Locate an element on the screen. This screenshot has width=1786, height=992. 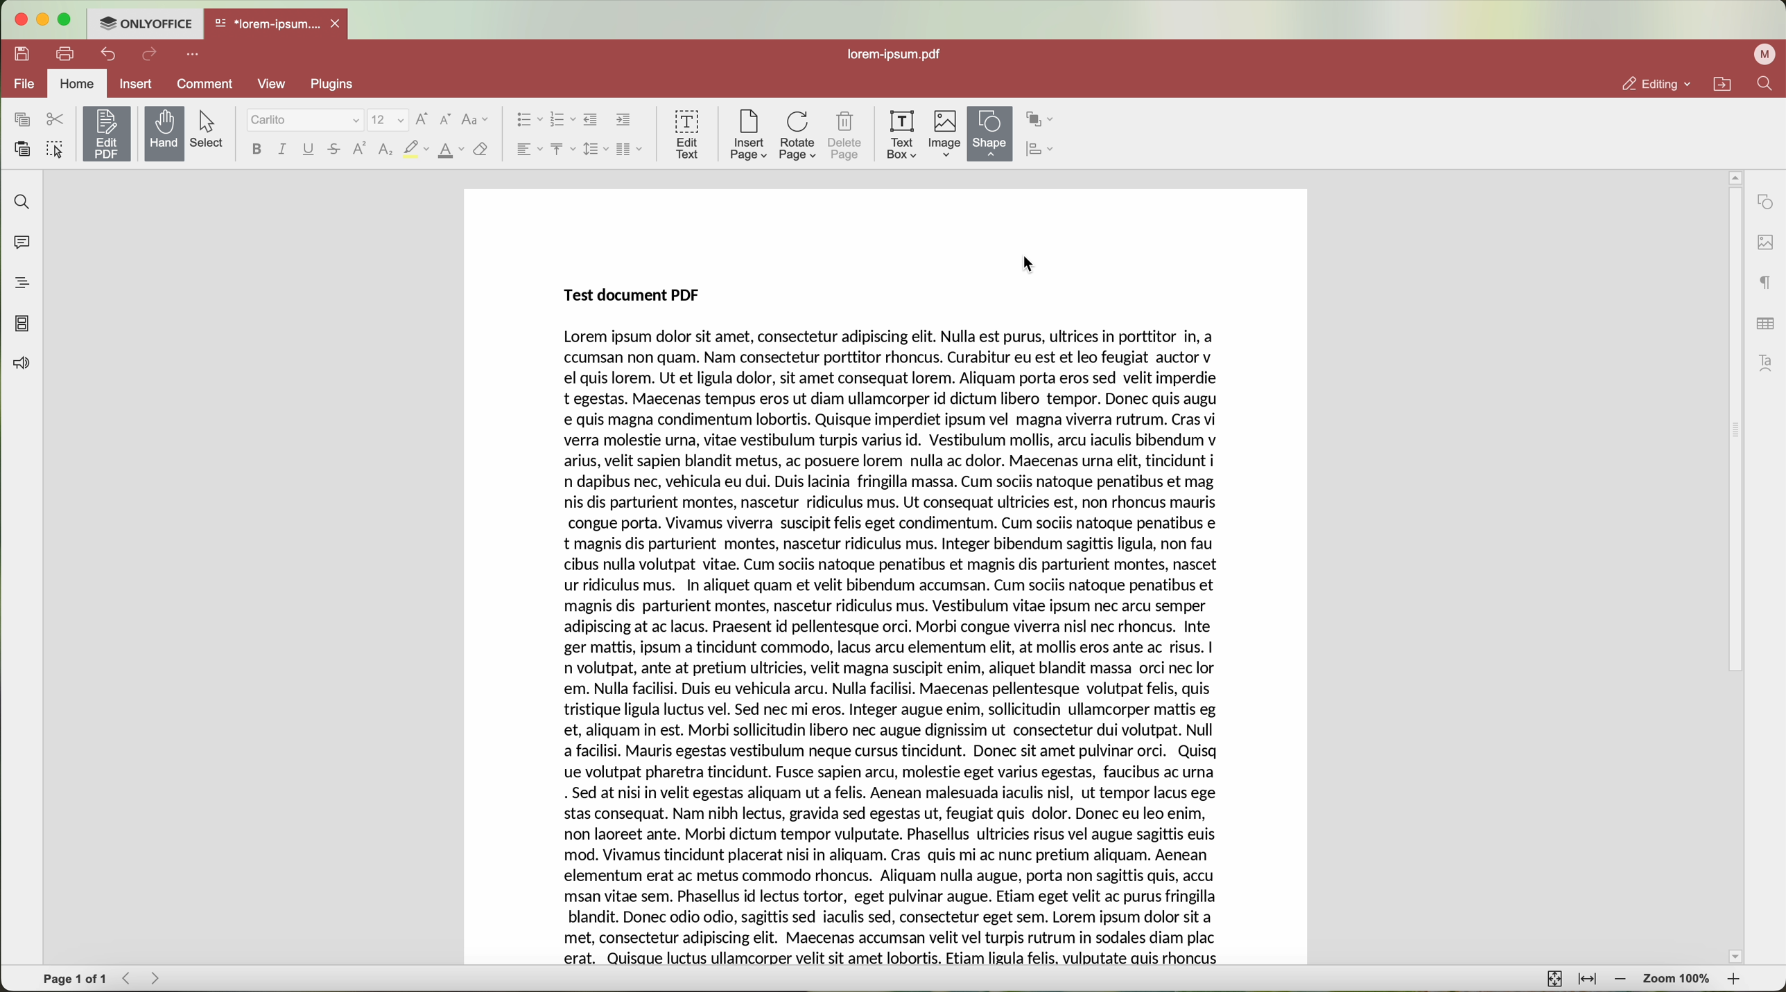
strikethrough is located at coordinates (336, 151).